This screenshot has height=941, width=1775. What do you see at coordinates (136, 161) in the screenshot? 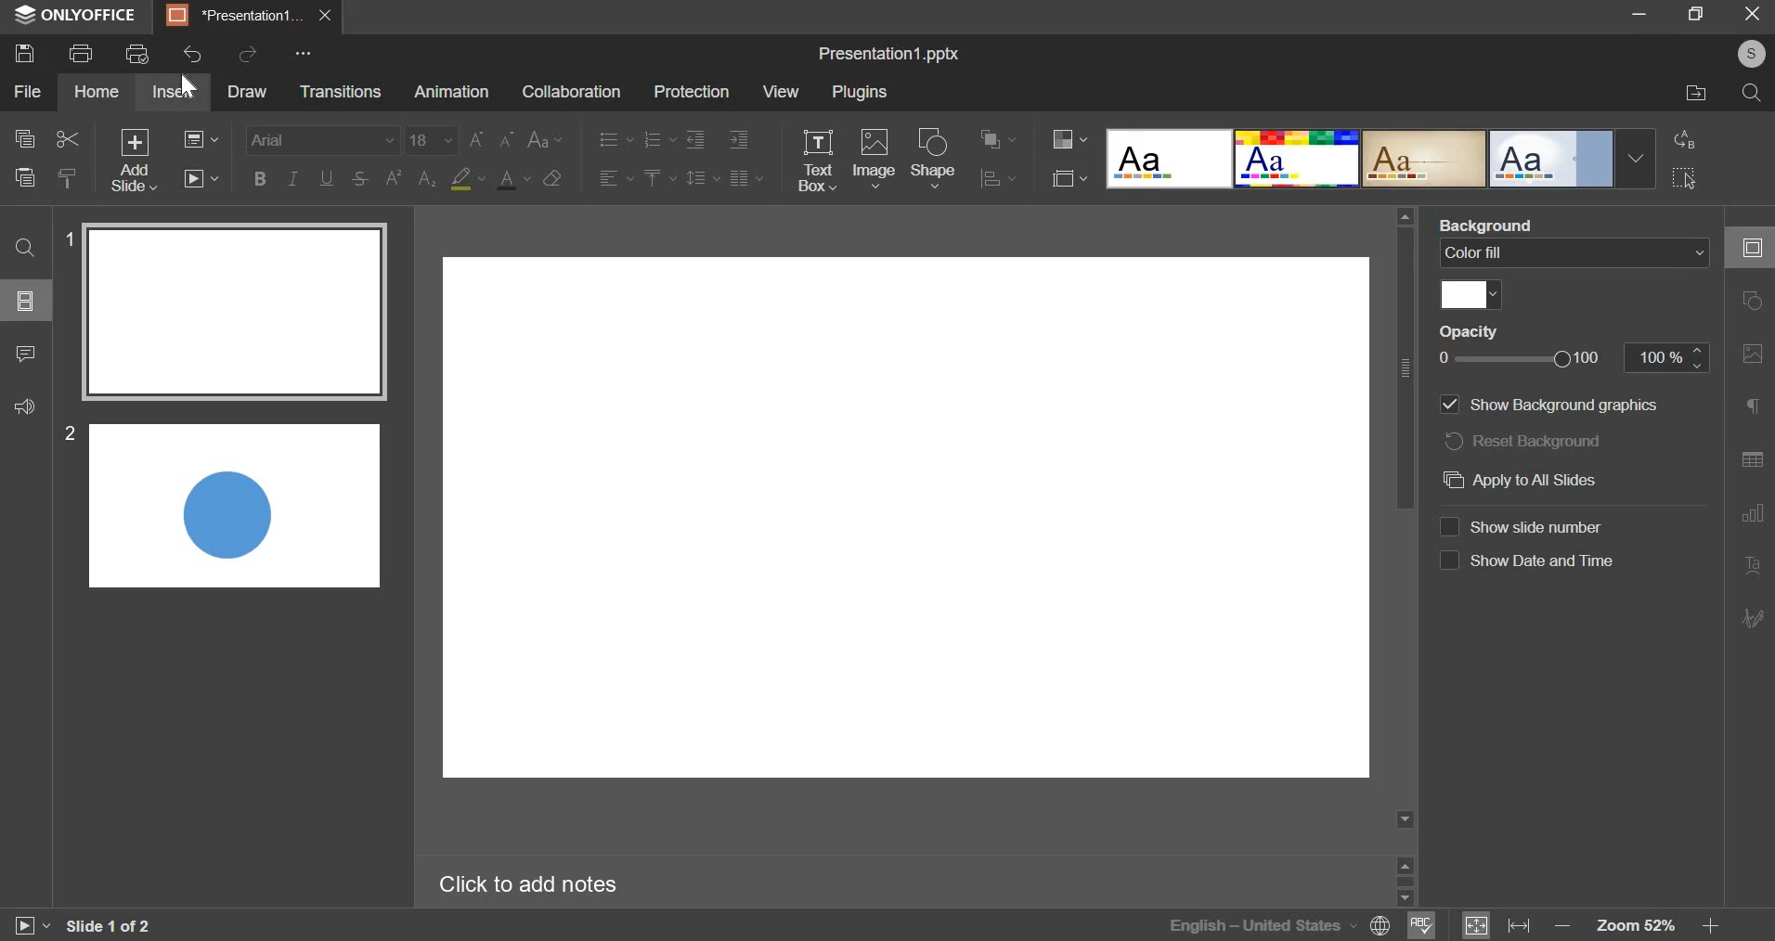
I see `add new slide` at bounding box center [136, 161].